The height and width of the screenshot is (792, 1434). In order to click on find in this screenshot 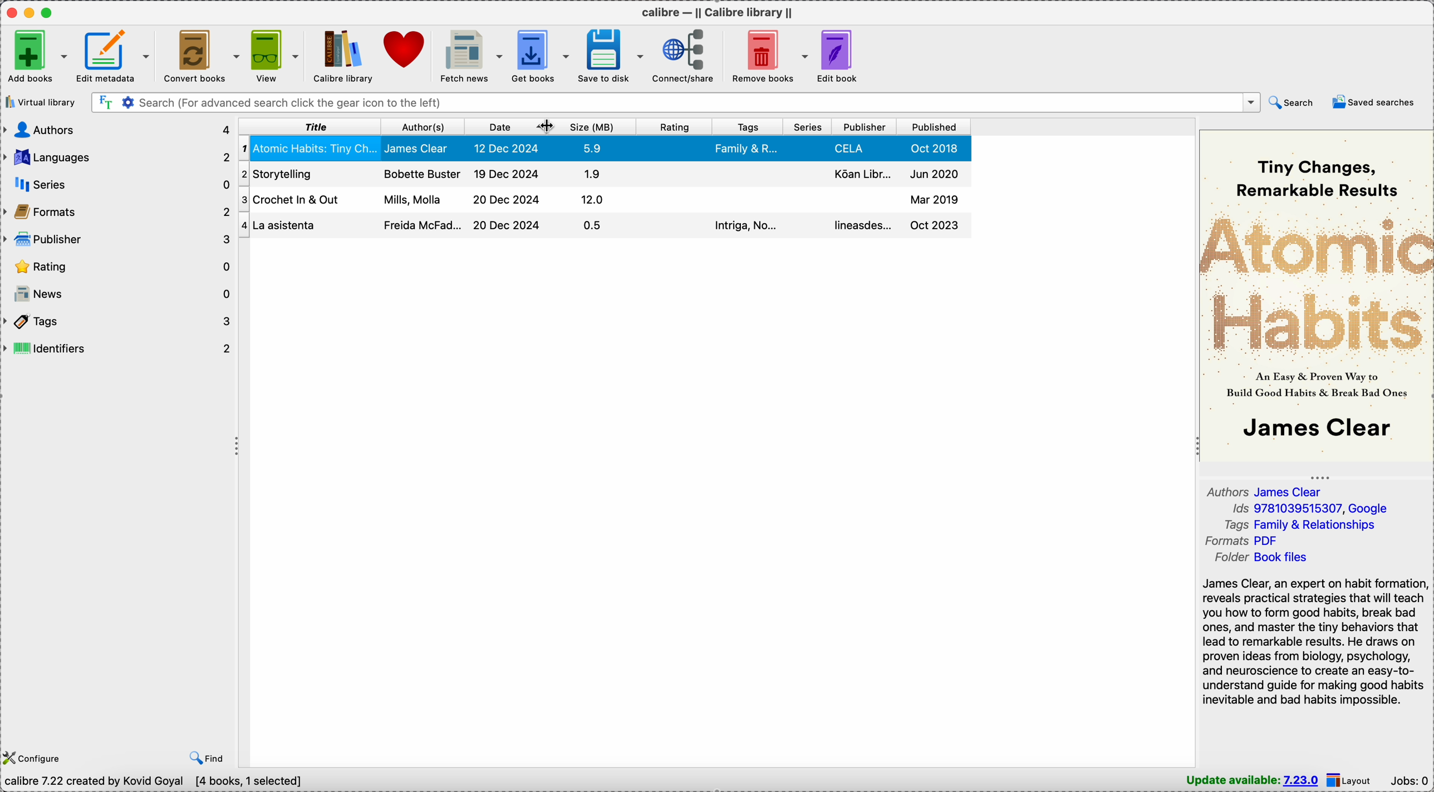, I will do `click(204, 757)`.